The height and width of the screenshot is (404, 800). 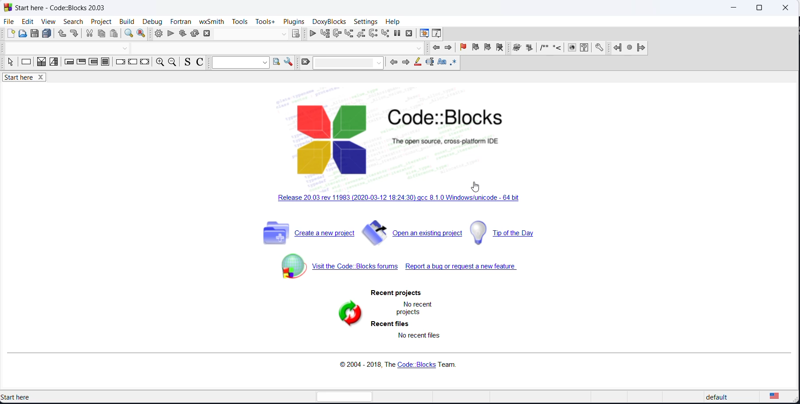 I want to click on icon, so click(x=544, y=49).